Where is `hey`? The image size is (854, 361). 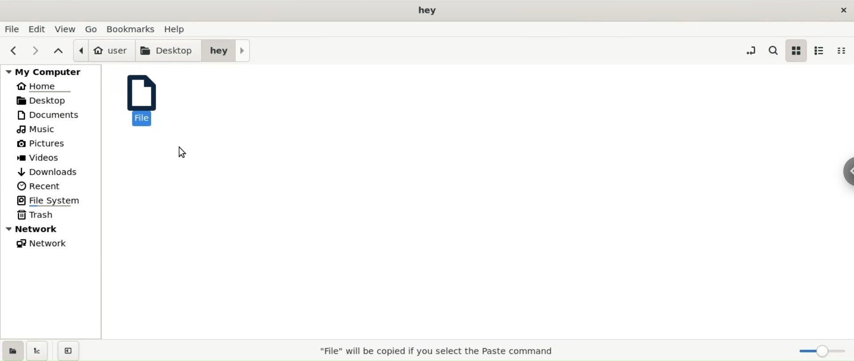
hey is located at coordinates (227, 50).